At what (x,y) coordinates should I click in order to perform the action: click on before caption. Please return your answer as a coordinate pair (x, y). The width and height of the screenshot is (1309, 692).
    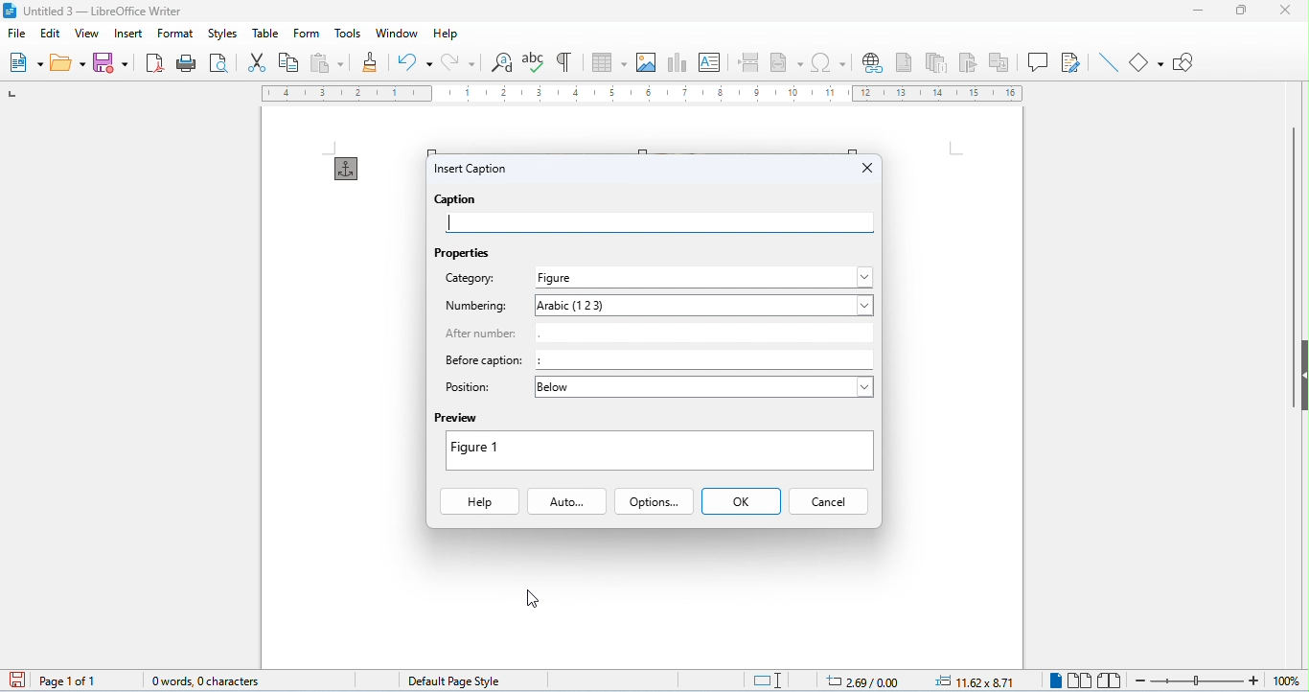
    Looking at the image, I should click on (485, 360).